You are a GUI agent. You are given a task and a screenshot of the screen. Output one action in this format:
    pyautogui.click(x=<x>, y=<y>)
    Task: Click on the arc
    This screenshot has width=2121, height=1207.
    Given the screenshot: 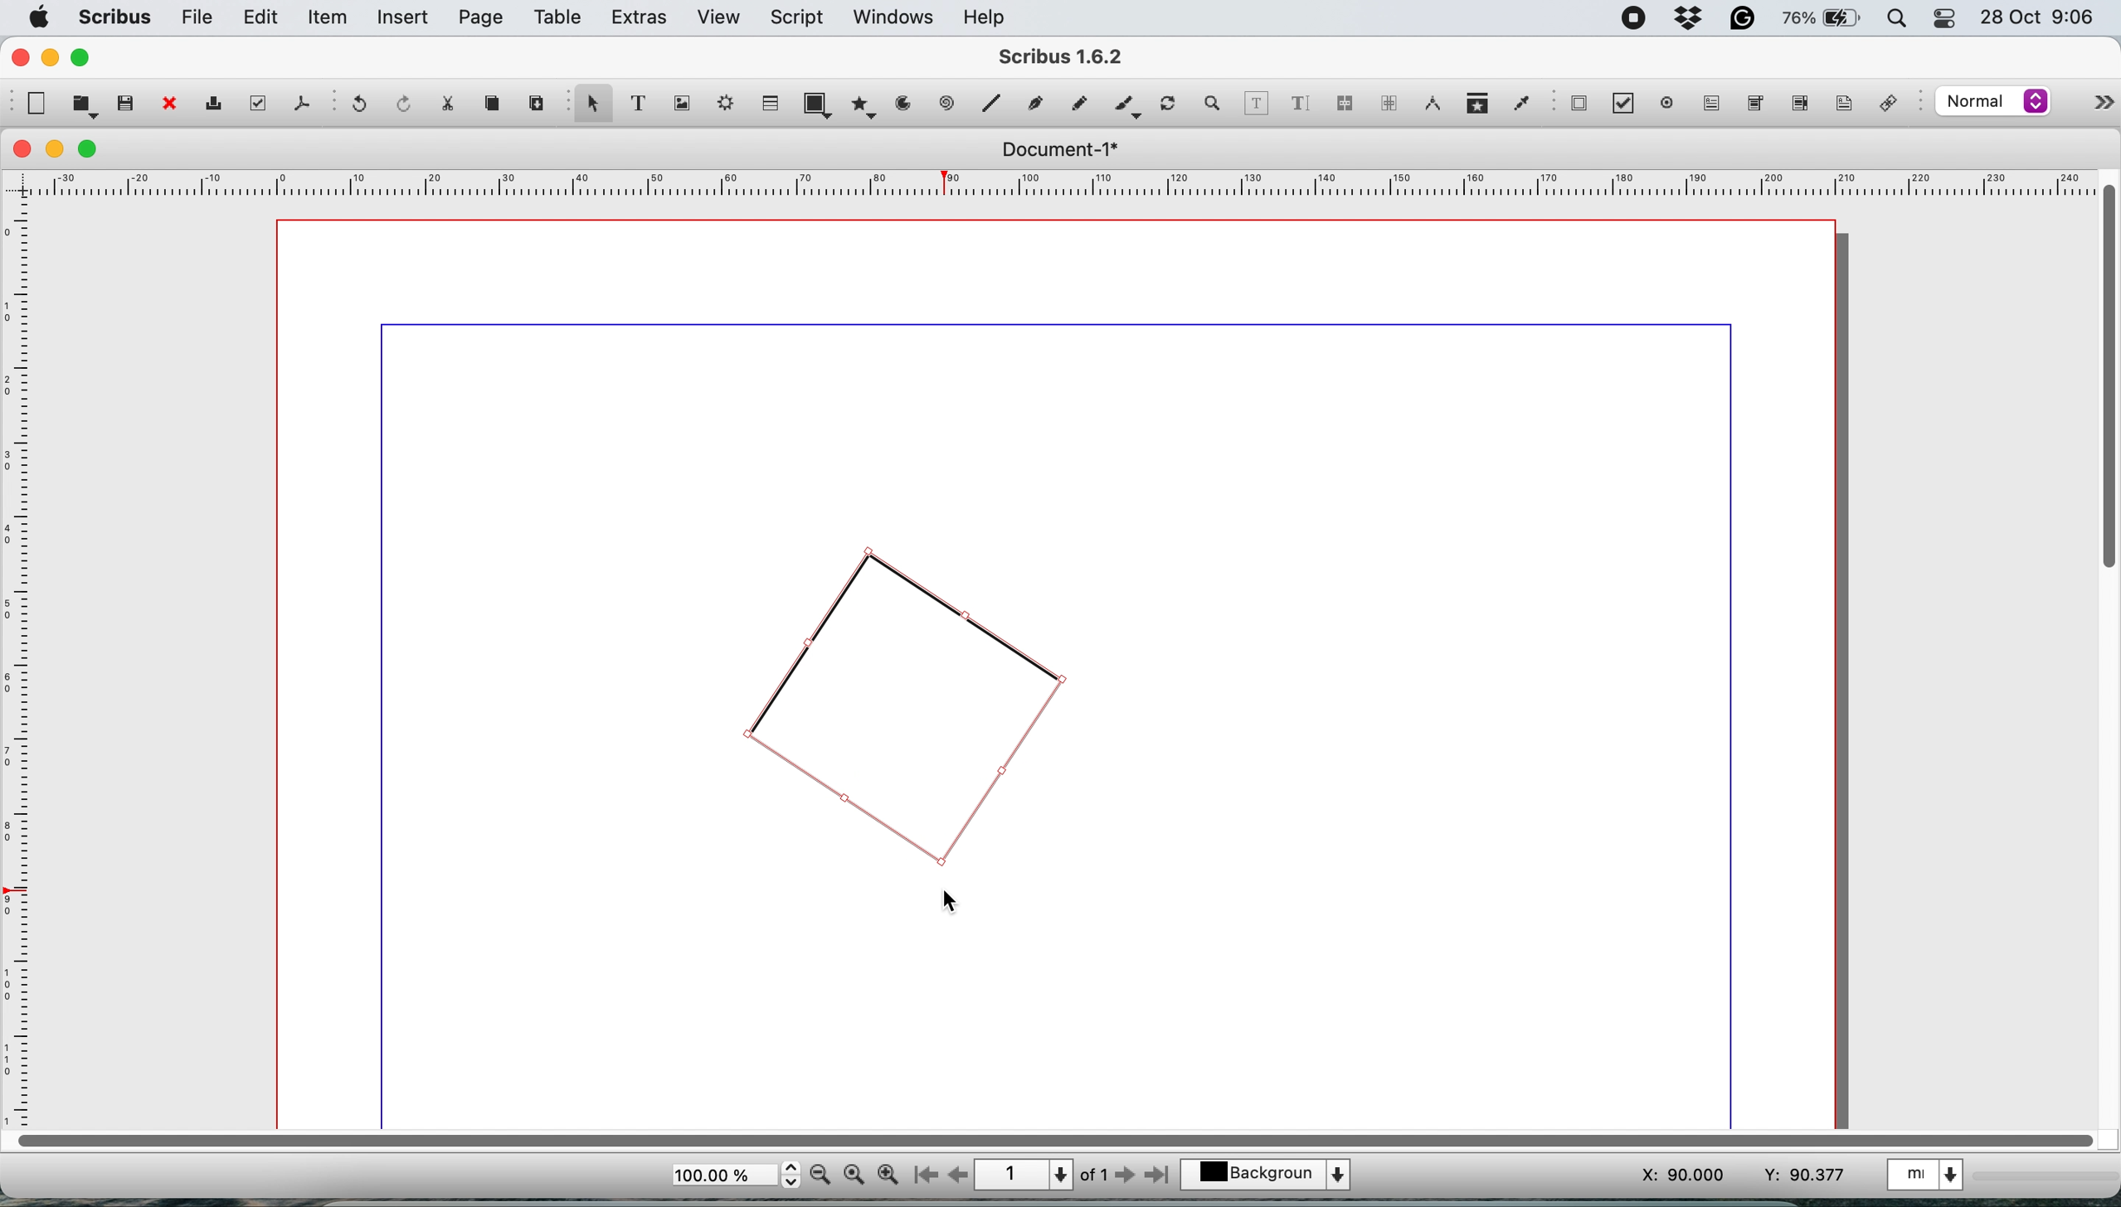 What is the action you would take?
    pyautogui.click(x=902, y=109)
    